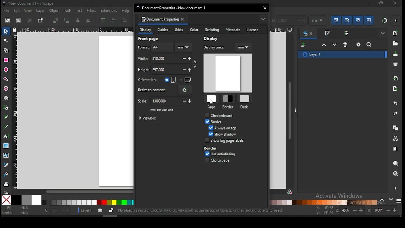  Describe the element at coordinates (383, 200) in the screenshot. I see `previous` at that location.